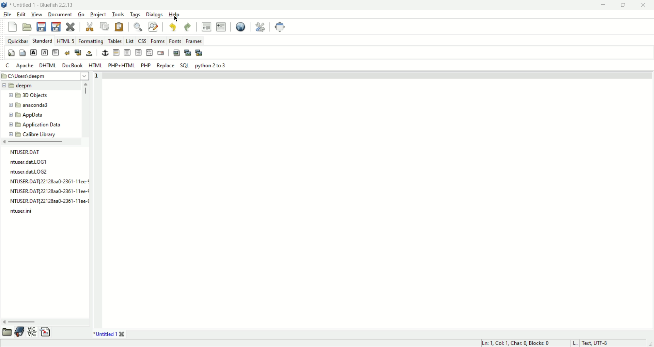 The image size is (654, 347). What do you see at coordinates (188, 28) in the screenshot?
I see `redo` at bounding box center [188, 28].